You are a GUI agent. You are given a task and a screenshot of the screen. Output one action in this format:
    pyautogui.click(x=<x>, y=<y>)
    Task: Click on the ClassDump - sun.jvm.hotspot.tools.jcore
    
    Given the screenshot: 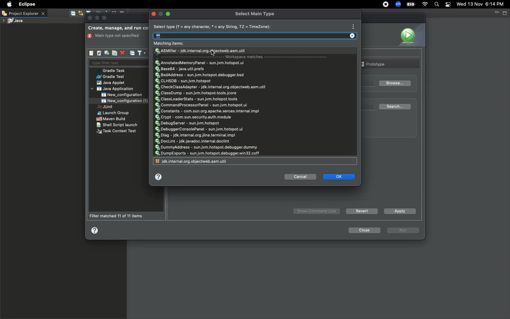 What is the action you would take?
    pyautogui.click(x=197, y=93)
    